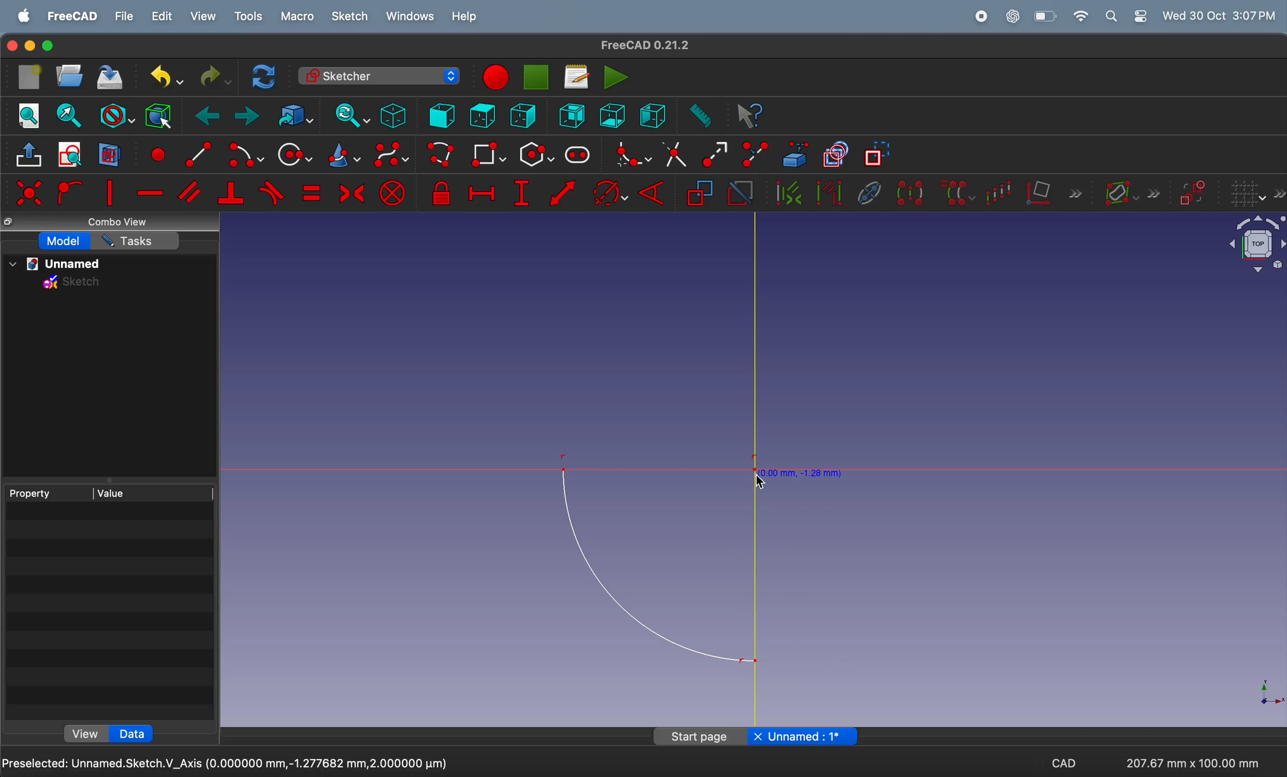 The height and width of the screenshot is (777, 1287). Describe the element at coordinates (957, 192) in the screenshot. I see `clone` at that location.